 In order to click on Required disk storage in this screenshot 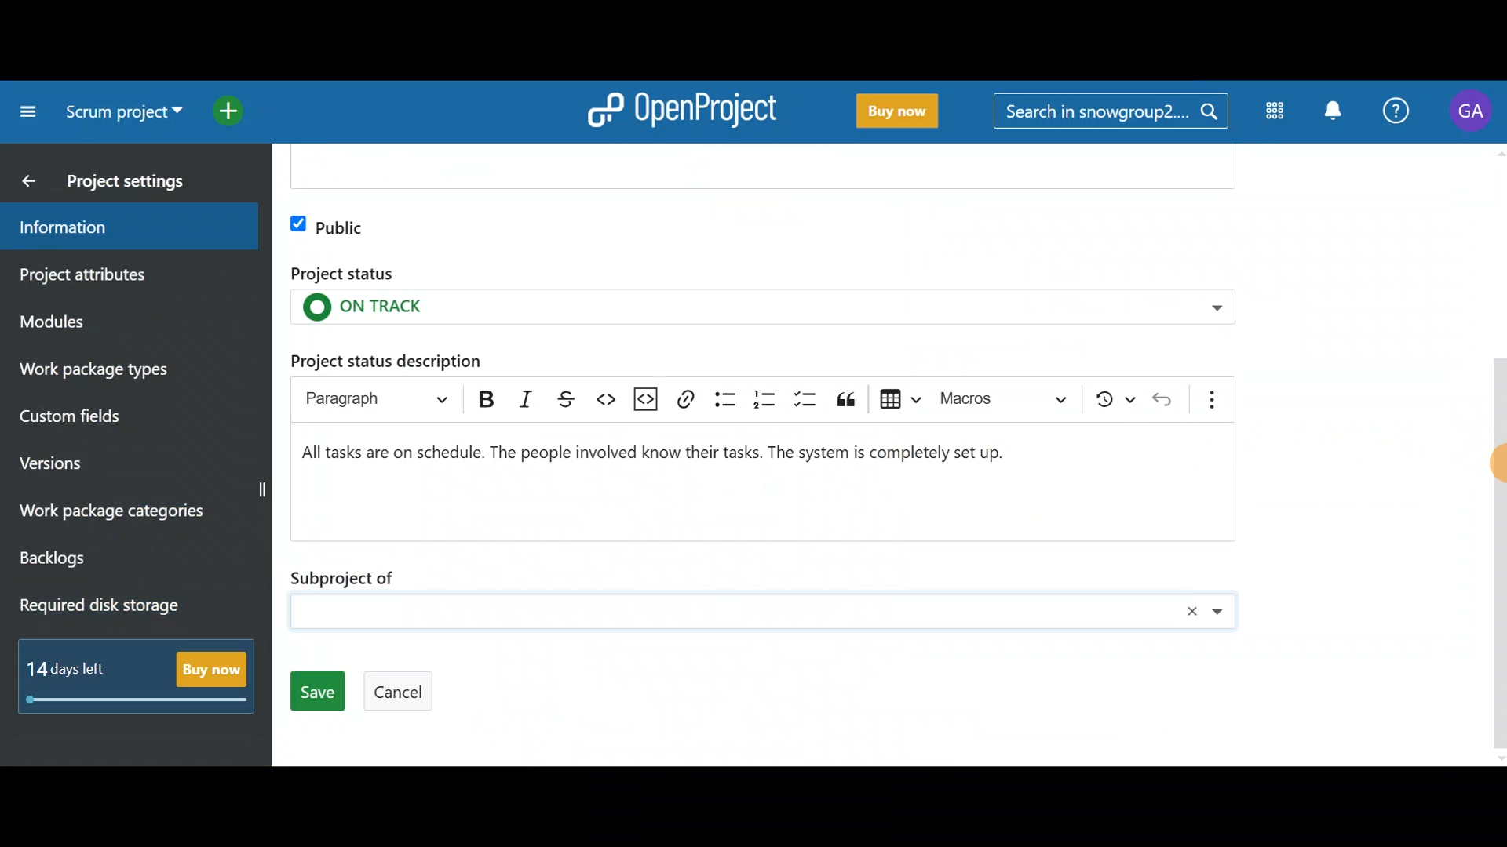, I will do `click(131, 607)`.